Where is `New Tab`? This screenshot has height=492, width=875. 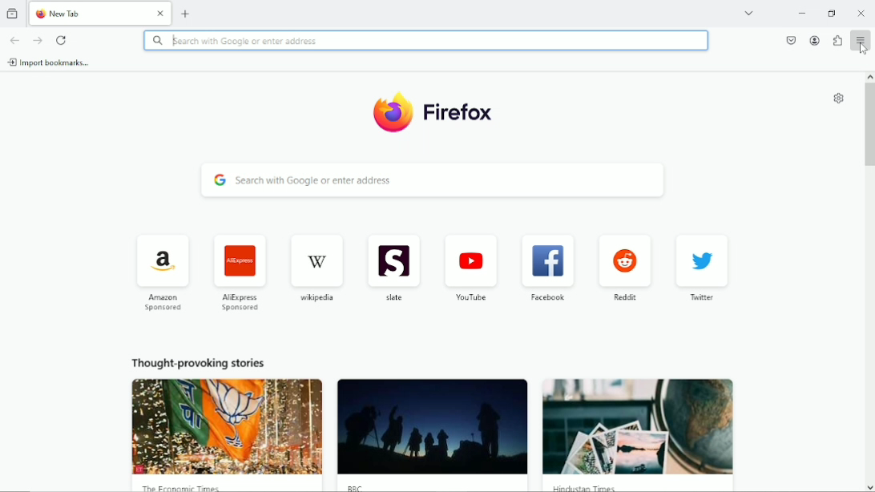 New Tab is located at coordinates (89, 13).